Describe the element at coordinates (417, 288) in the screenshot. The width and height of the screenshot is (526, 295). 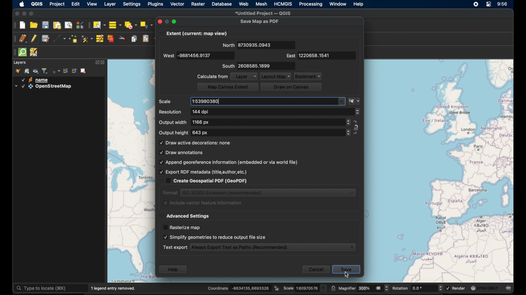
I see `rotation` at that location.